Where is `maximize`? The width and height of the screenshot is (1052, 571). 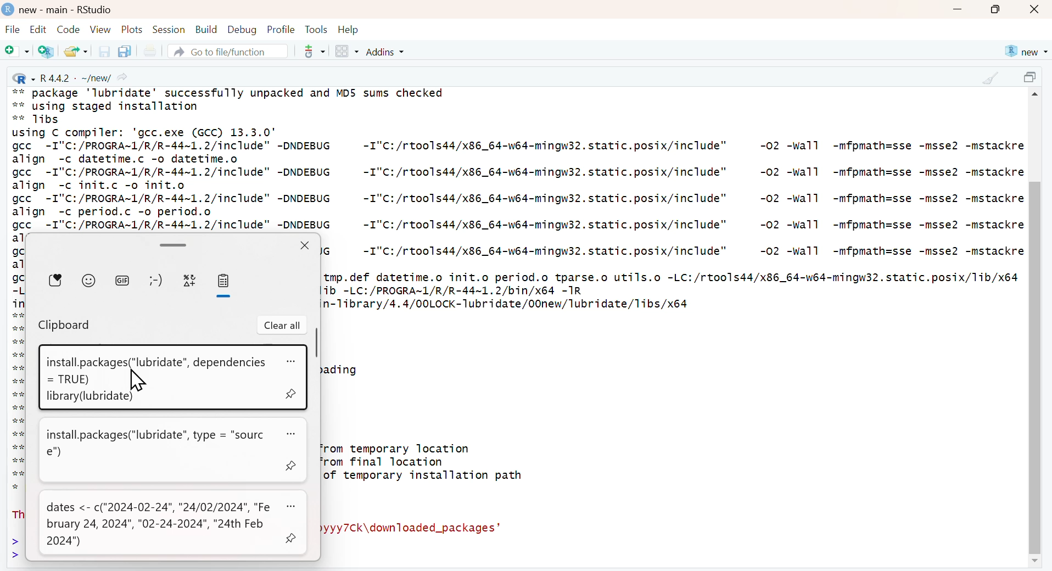 maximize is located at coordinates (996, 9).